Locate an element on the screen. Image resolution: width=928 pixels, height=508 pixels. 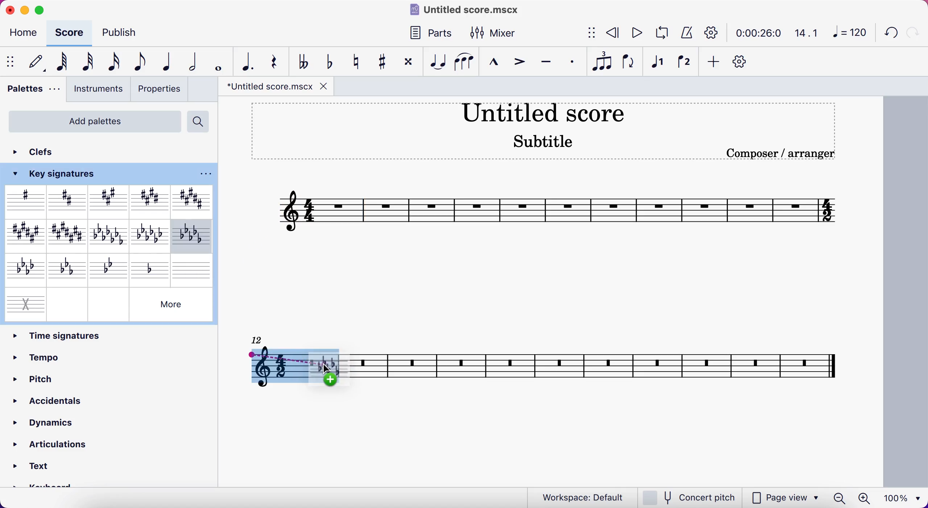
G minor is located at coordinates (111, 268).